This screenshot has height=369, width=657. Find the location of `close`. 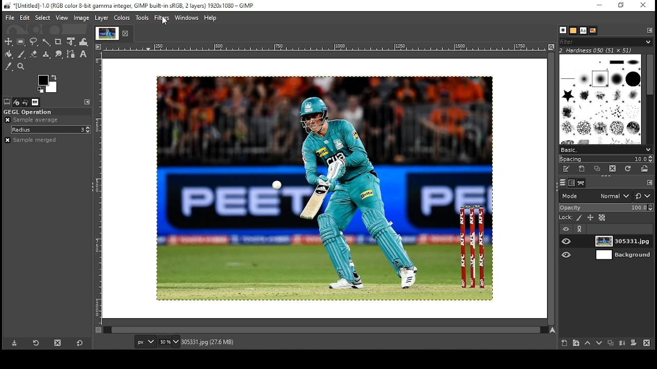

close is located at coordinates (127, 33).